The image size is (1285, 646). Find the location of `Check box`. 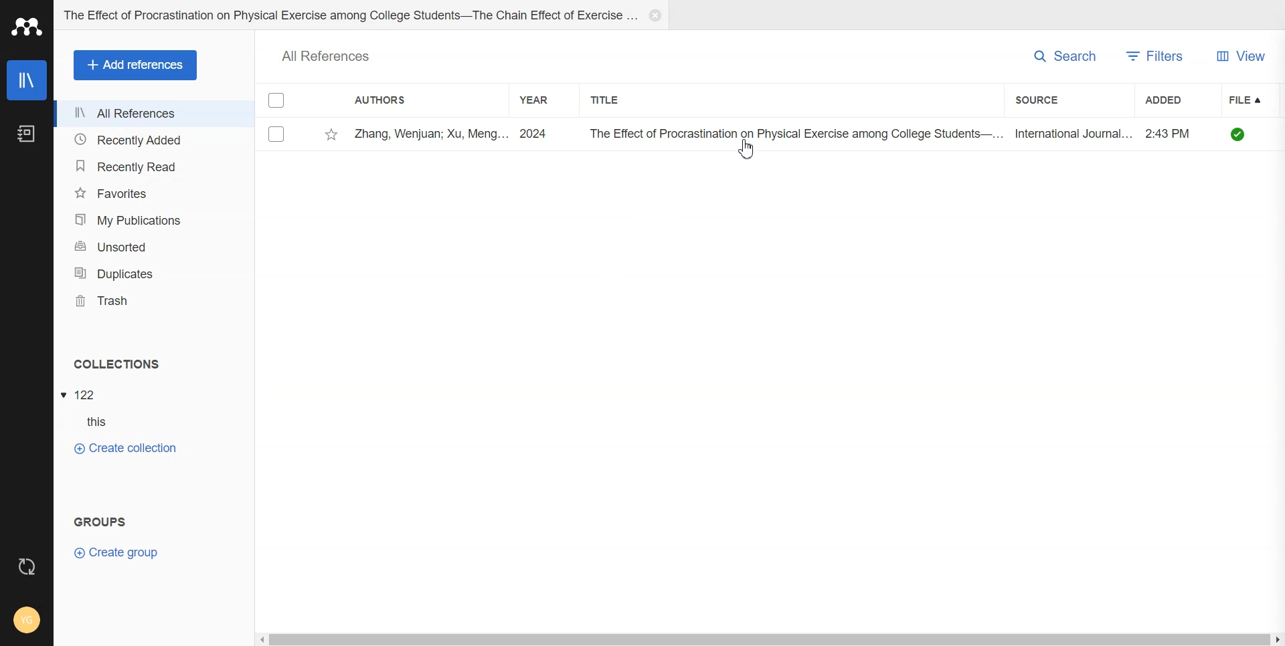

Check box is located at coordinates (278, 102).